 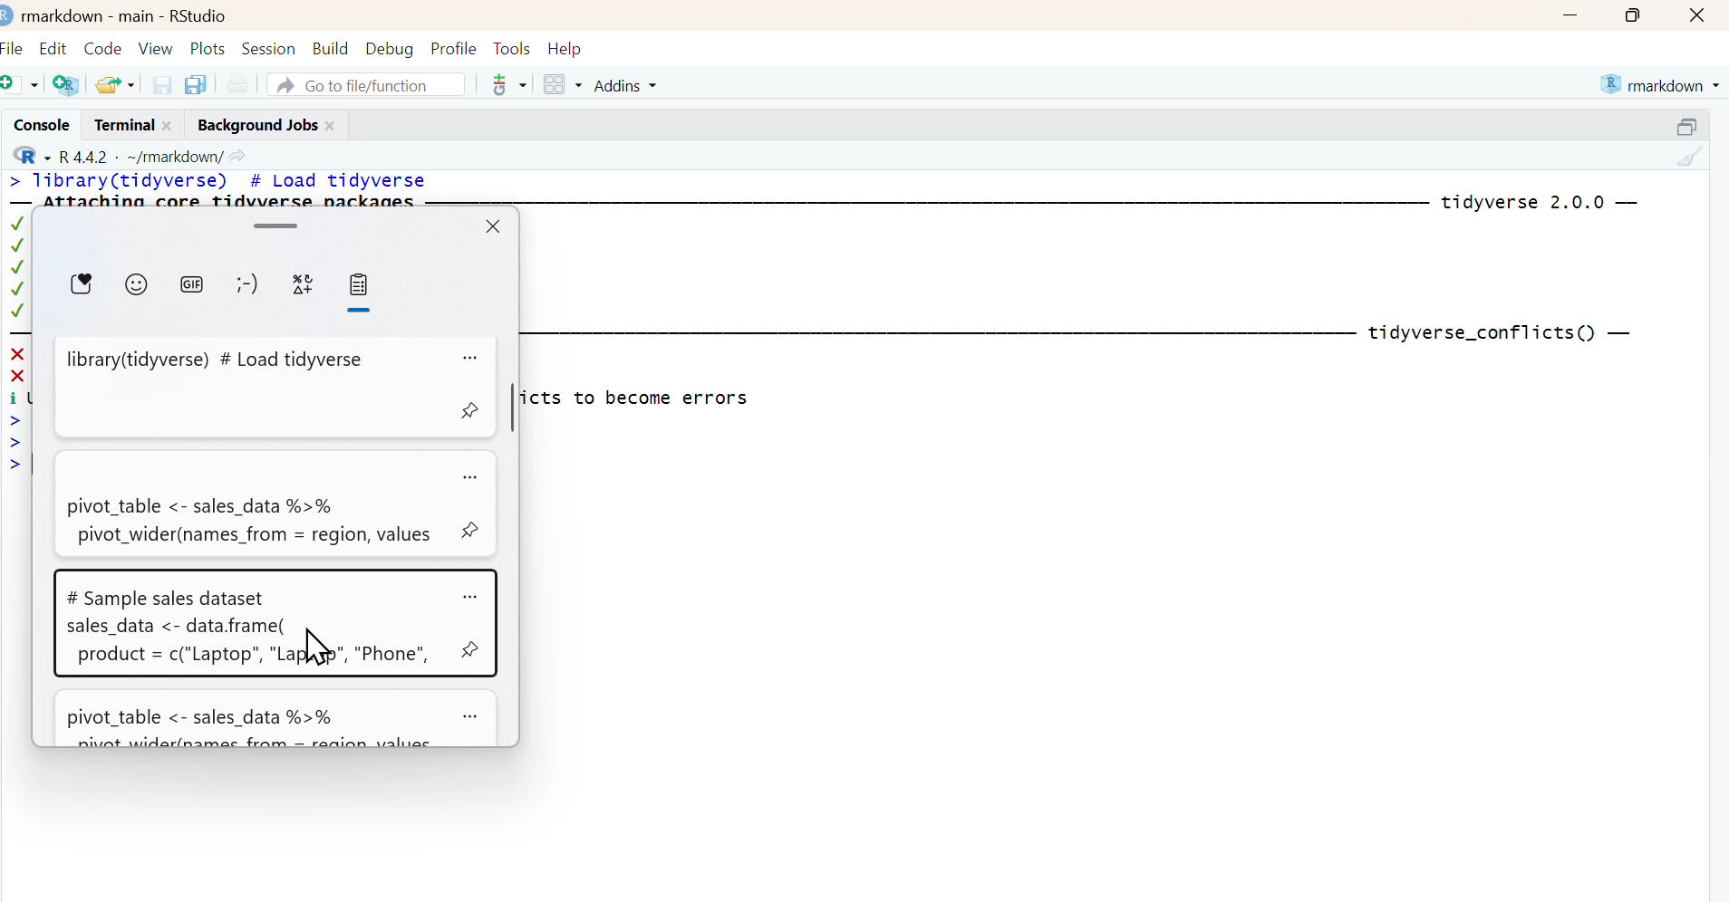 What do you see at coordinates (315, 648) in the screenshot?
I see `cursor` at bounding box center [315, 648].